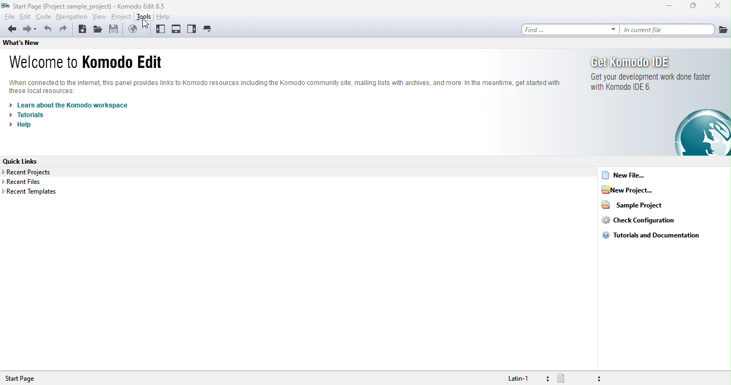  What do you see at coordinates (192, 30) in the screenshot?
I see `right pane` at bounding box center [192, 30].